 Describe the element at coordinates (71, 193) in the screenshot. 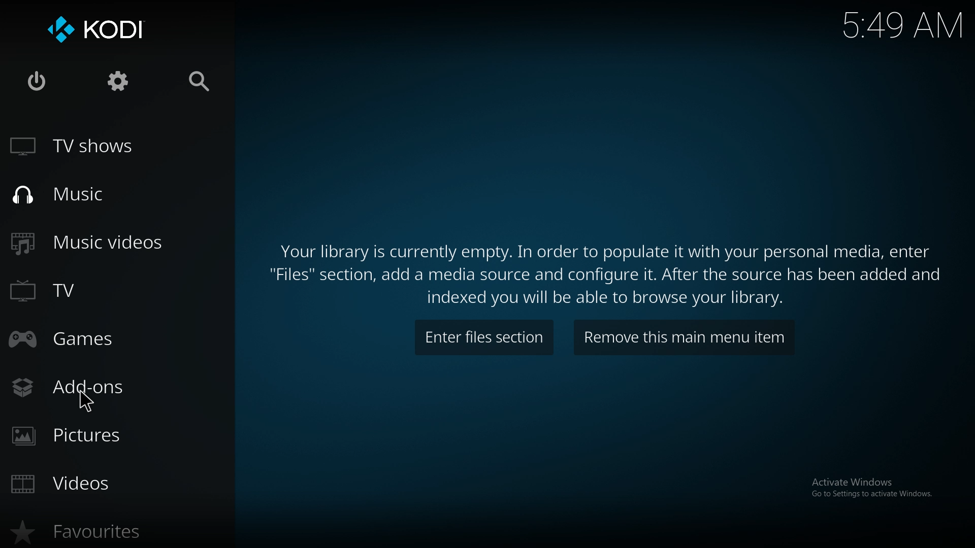

I see `music` at that location.